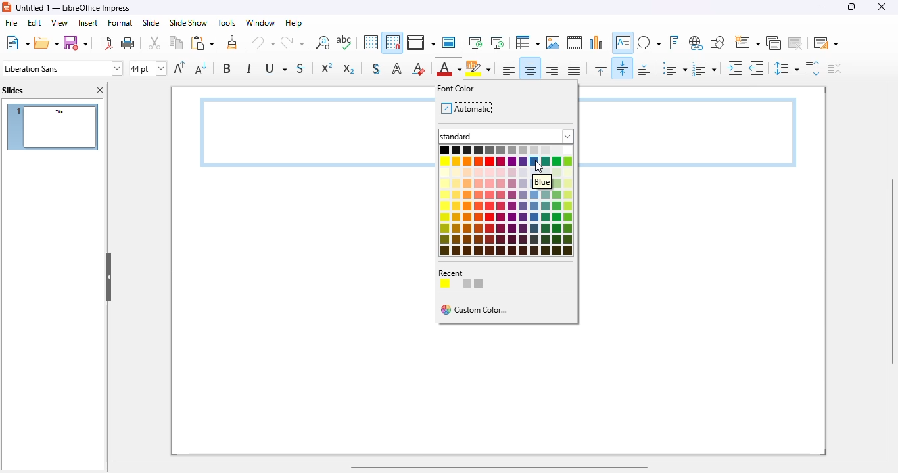  Describe the element at coordinates (696, 43) in the screenshot. I see `insert hyperlink` at that location.